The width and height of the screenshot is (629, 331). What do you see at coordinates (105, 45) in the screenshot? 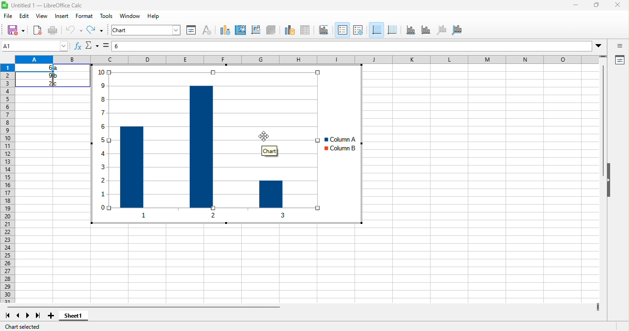
I see `select` at bounding box center [105, 45].